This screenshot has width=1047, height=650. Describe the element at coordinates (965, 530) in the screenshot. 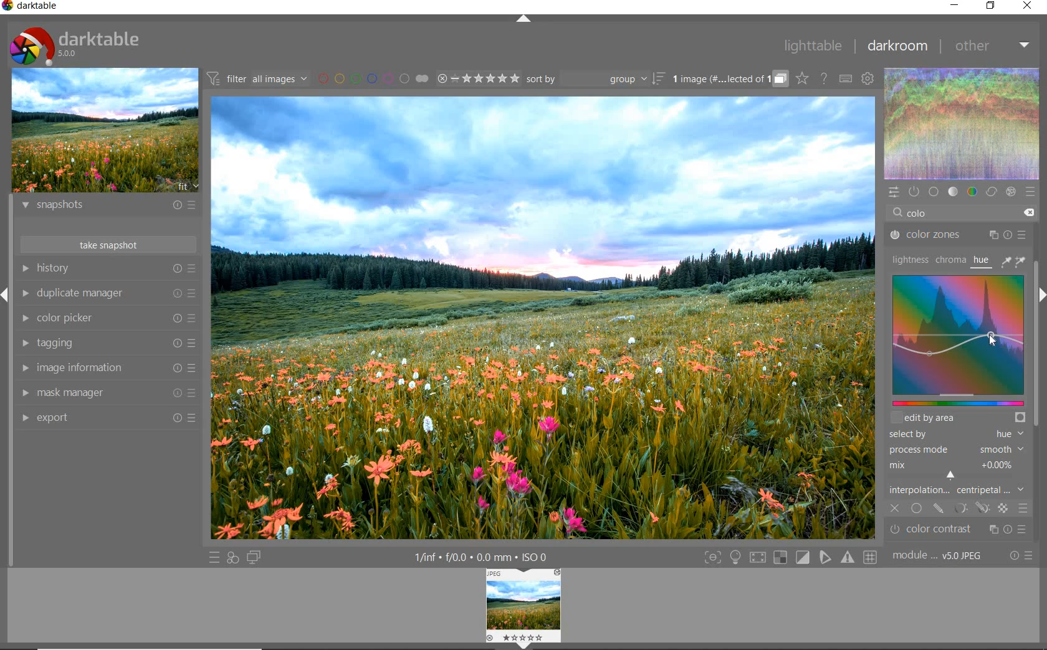

I see `Color contrast` at that location.